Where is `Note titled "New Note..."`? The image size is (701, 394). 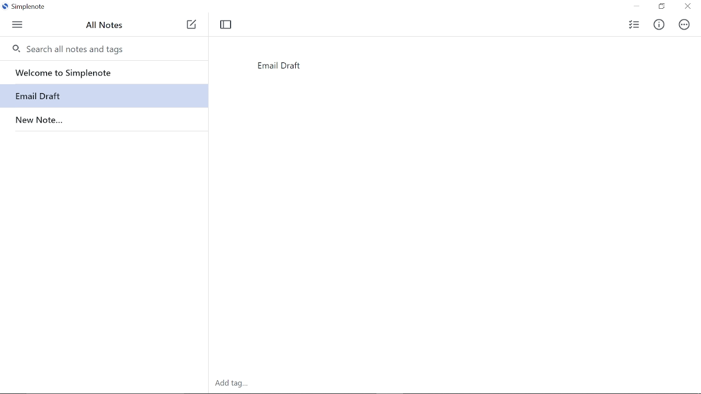 Note titled "New Note..." is located at coordinates (38, 118).